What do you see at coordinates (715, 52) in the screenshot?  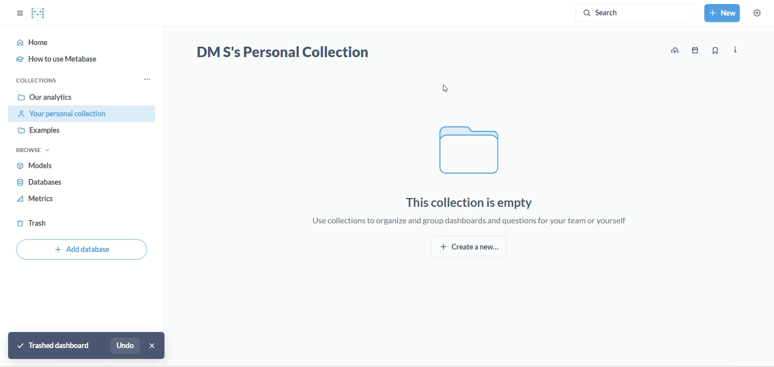 I see `bookmark` at bounding box center [715, 52].